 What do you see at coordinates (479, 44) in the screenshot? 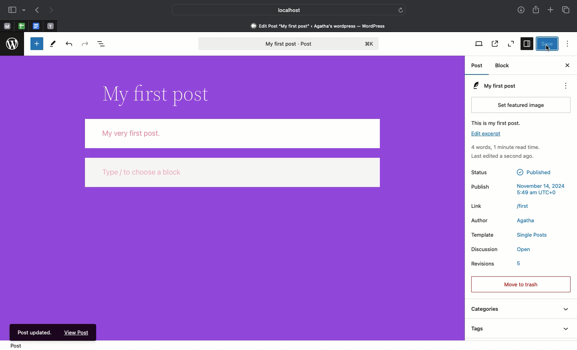
I see `View` at bounding box center [479, 44].